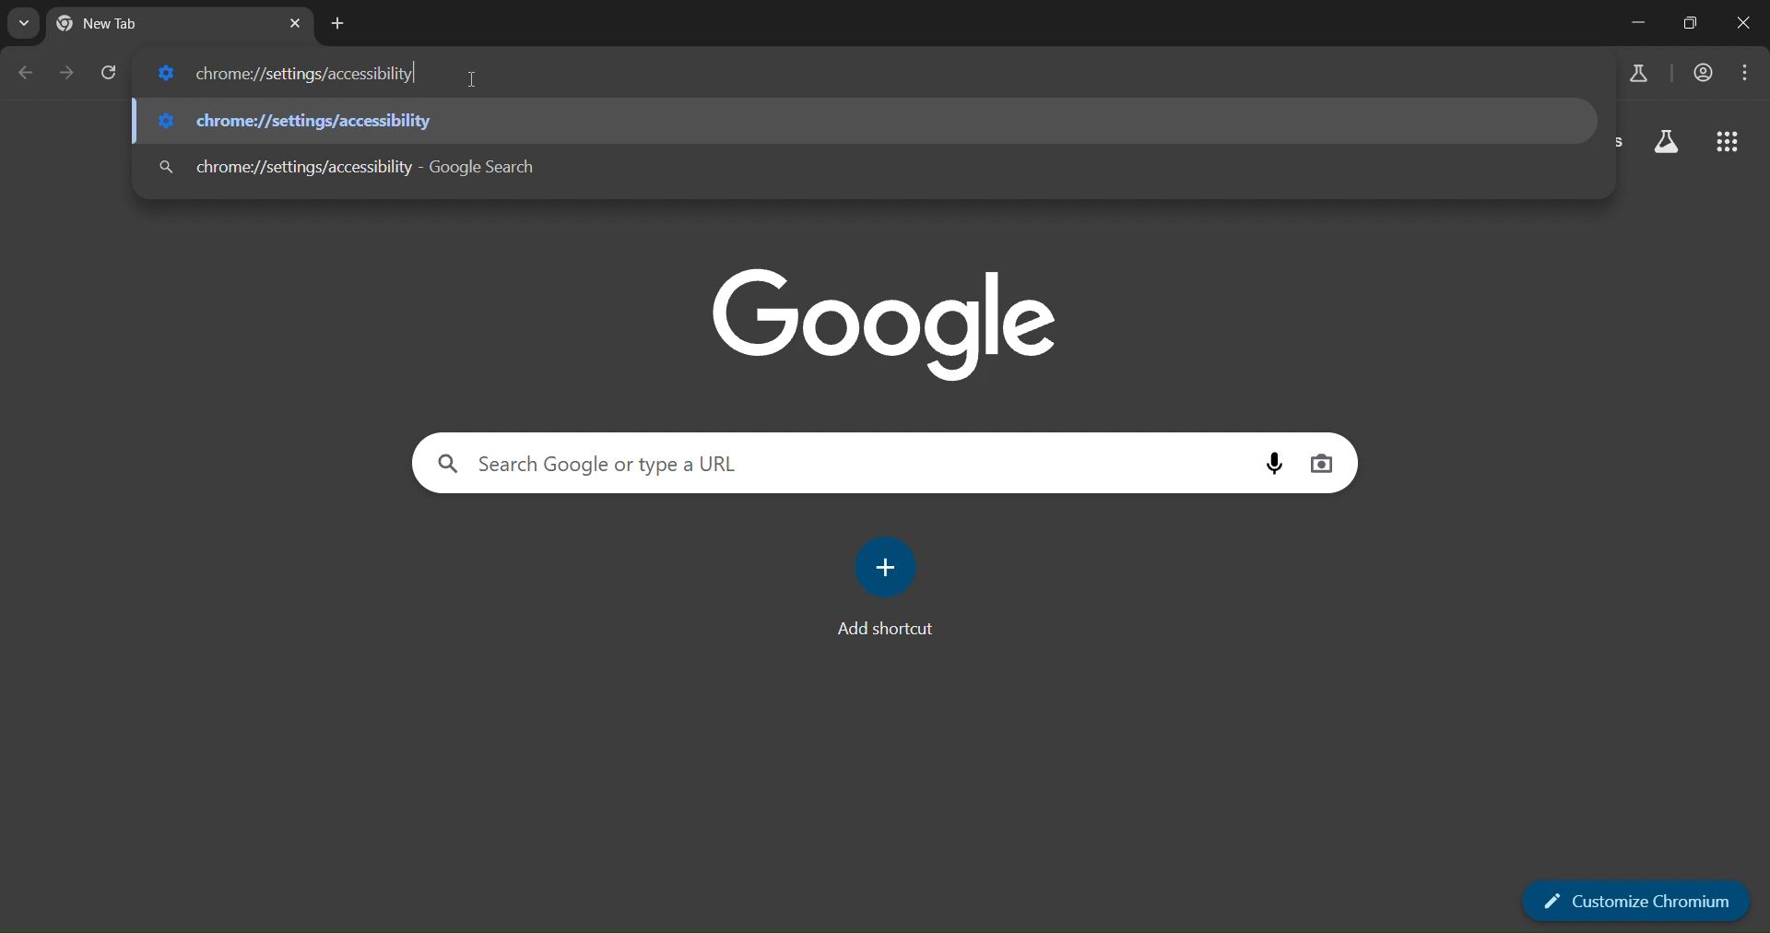  What do you see at coordinates (346, 165) in the screenshot?
I see `chrome//settings/accessibility - Google Search` at bounding box center [346, 165].